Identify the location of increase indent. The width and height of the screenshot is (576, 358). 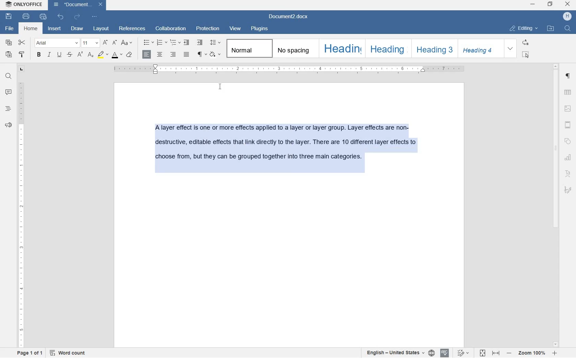
(200, 43).